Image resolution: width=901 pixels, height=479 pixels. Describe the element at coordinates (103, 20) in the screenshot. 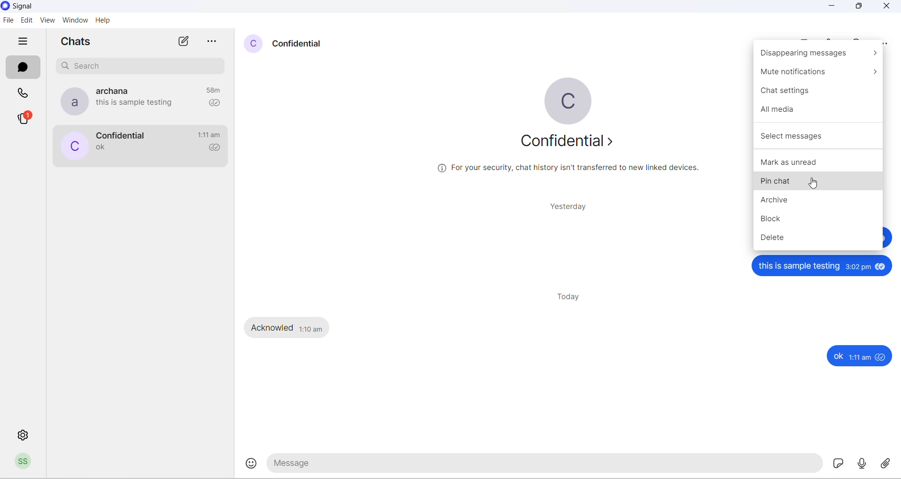

I see `help` at that location.